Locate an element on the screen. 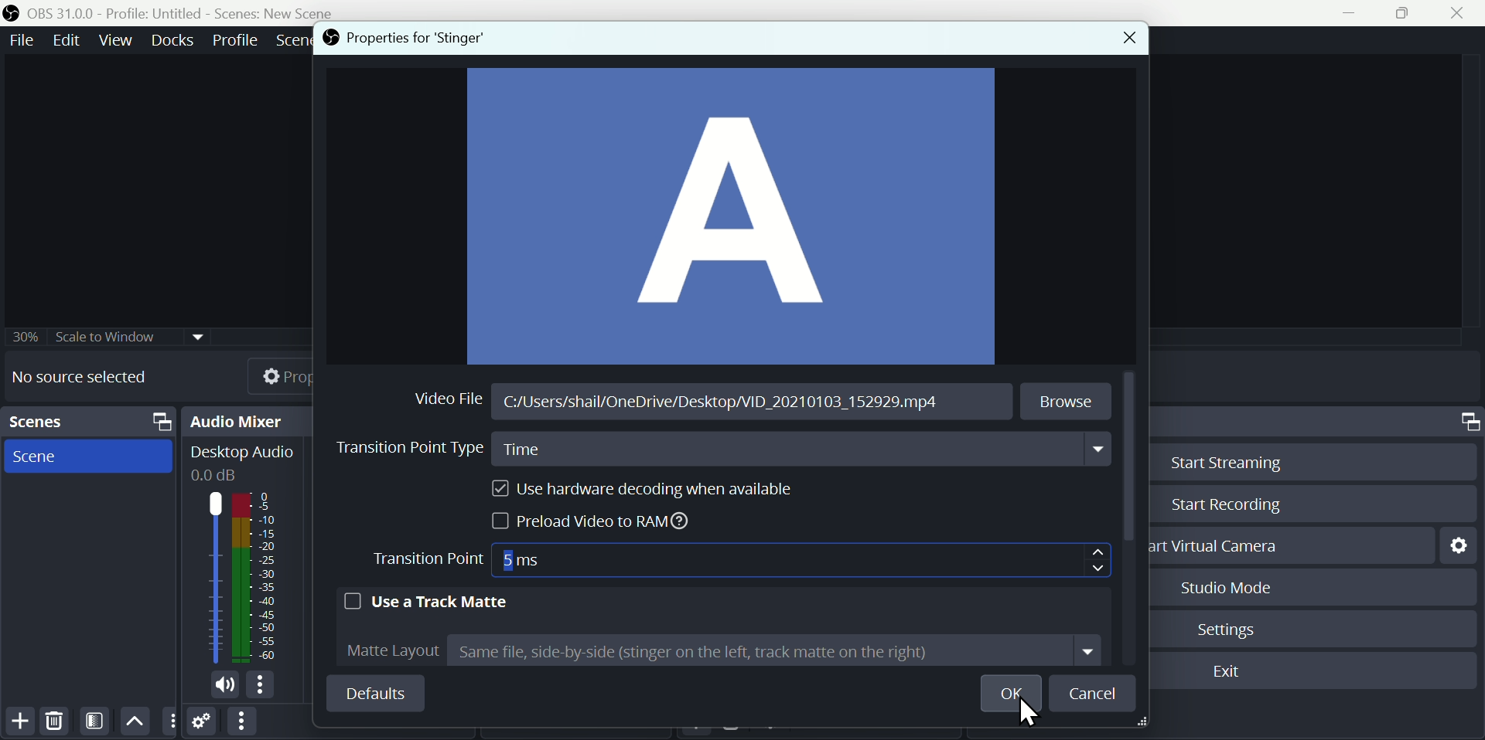 This screenshot has height=740, width=1485. Properties is located at coordinates (267, 374).